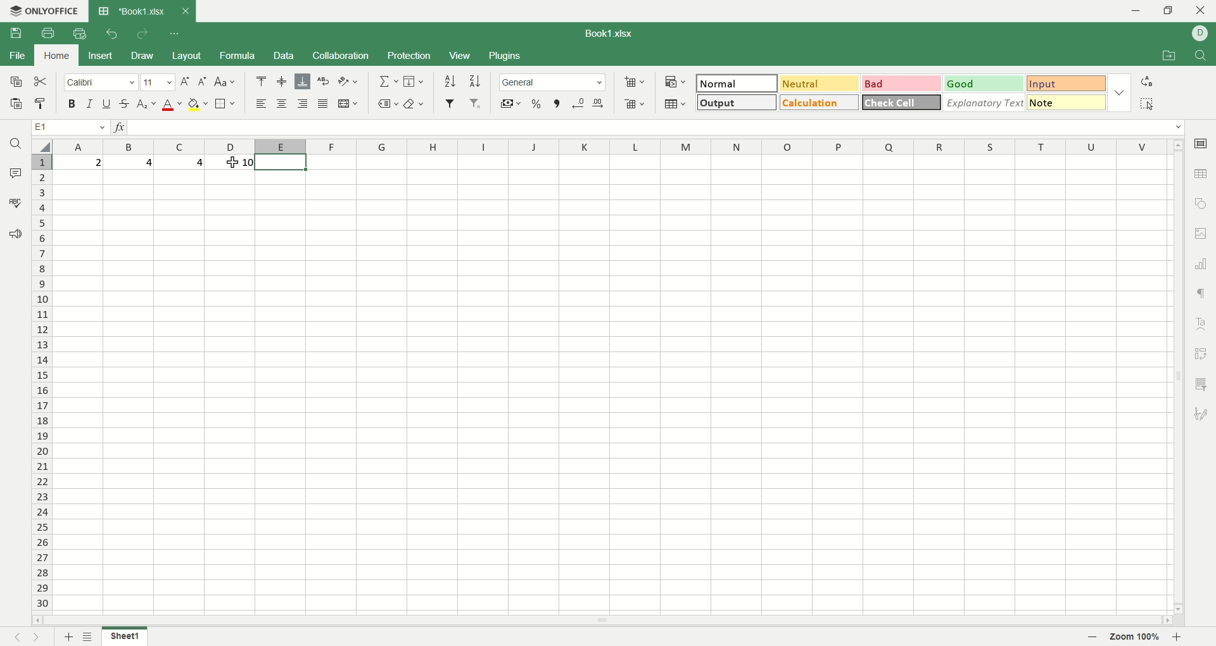  What do you see at coordinates (322, 104) in the screenshot?
I see `justified` at bounding box center [322, 104].